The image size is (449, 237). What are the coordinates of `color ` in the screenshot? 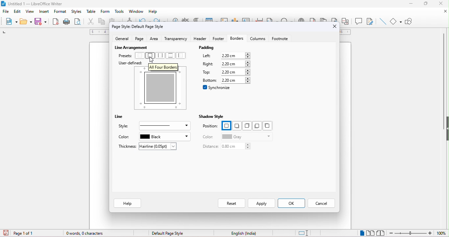 It's located at (125, 137).